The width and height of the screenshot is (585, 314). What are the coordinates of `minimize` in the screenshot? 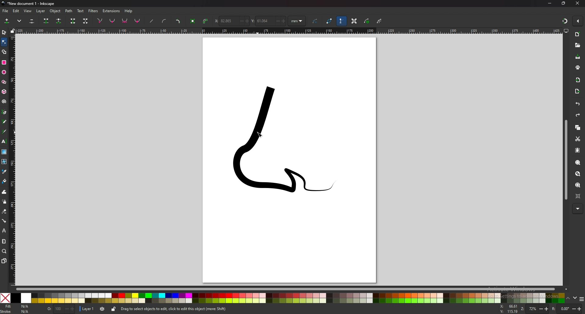 It's located at (549, 3).